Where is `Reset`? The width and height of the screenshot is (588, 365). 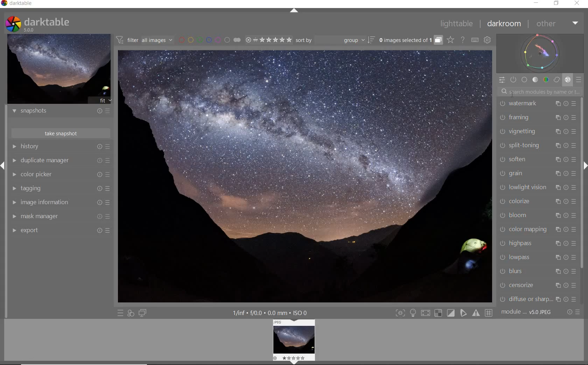 Reset is located at coordinates (98, 230).